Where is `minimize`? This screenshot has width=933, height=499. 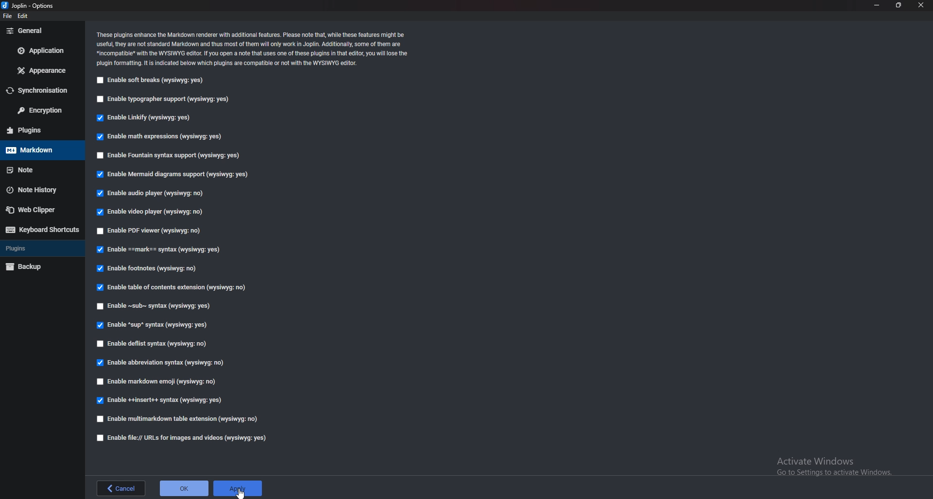
minimize is located at coordinates (878, 5).